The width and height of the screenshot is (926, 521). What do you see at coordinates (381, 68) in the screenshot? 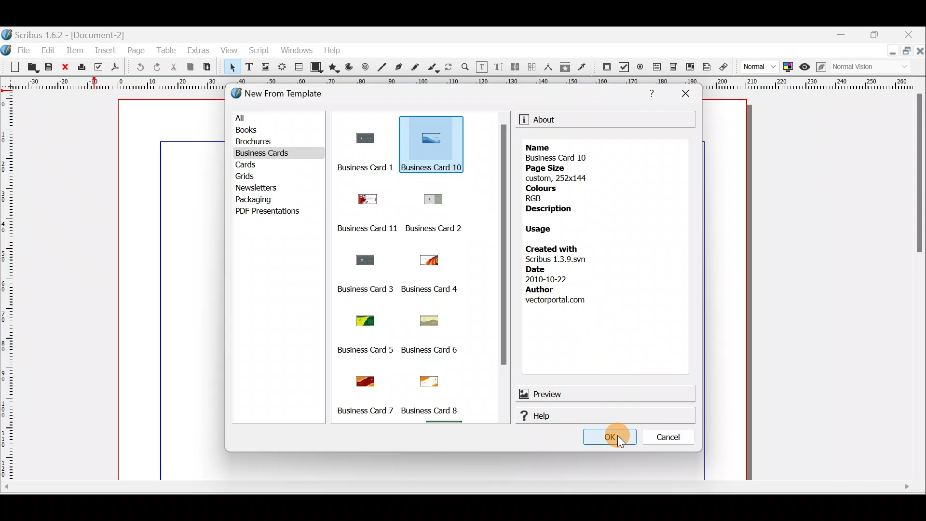
I see `Line` at bounding box center [381, 68].